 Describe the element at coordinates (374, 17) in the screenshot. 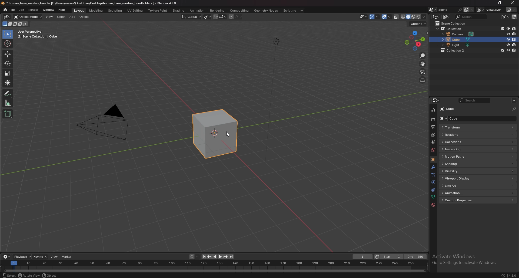

I see `show gizmo` at that location.